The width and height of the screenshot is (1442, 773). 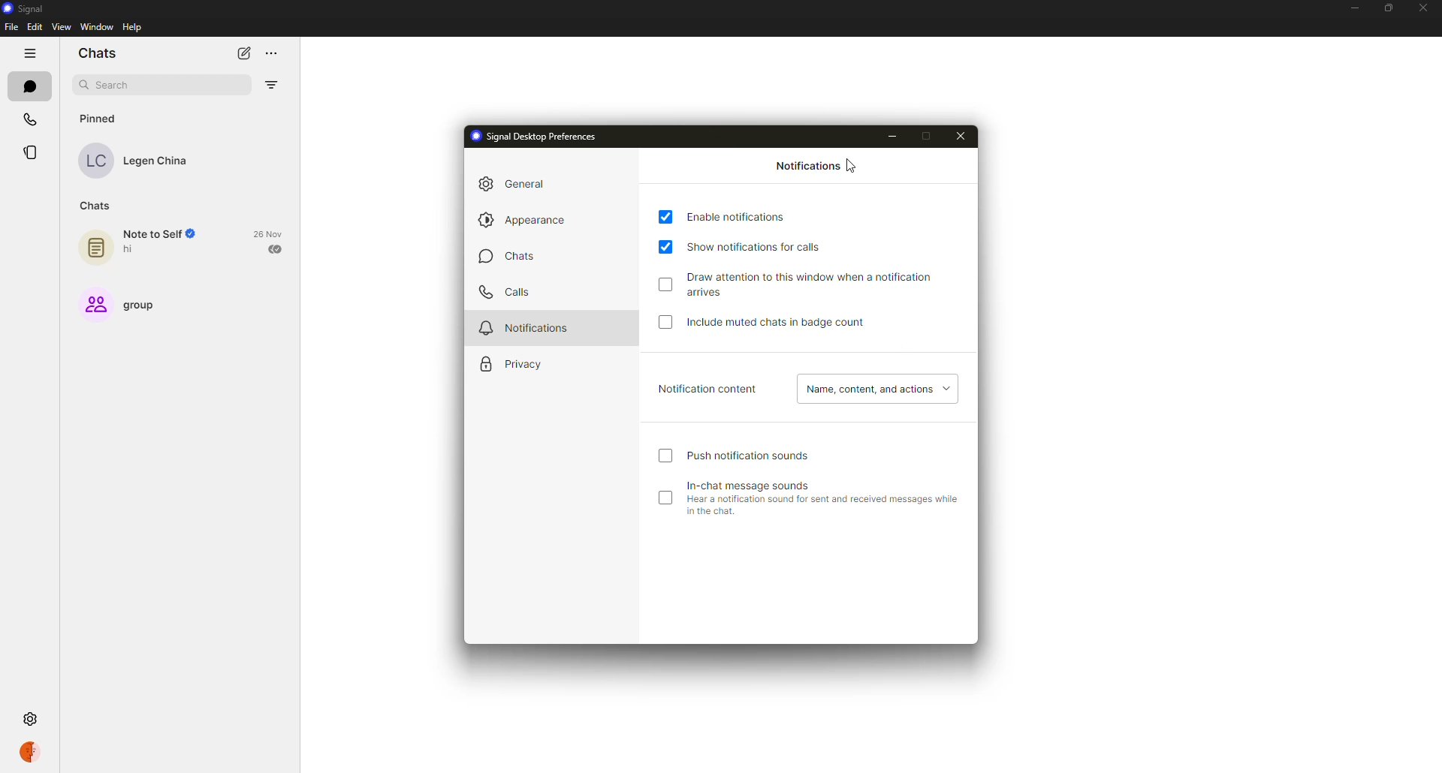 What do you see at coordinates (134, 27) in the screenshot?
I see `help` at bounding box center [134, 27].